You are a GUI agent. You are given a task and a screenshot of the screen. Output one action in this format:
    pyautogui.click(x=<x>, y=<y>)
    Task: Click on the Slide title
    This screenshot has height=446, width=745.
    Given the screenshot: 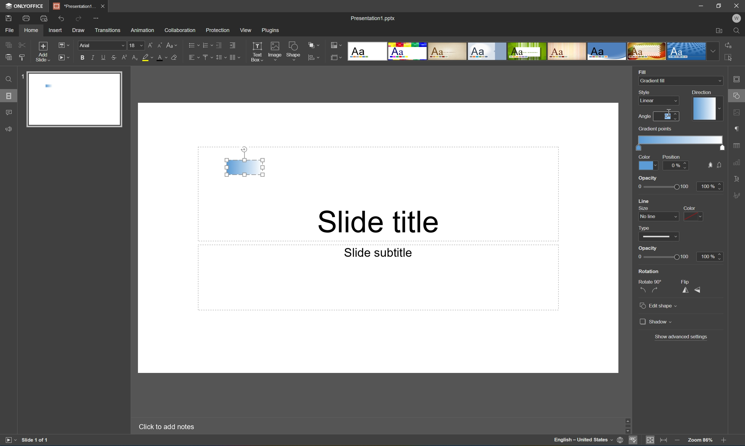 What is the action you would take?
    pyautogui.click(x=381, y=221)
    